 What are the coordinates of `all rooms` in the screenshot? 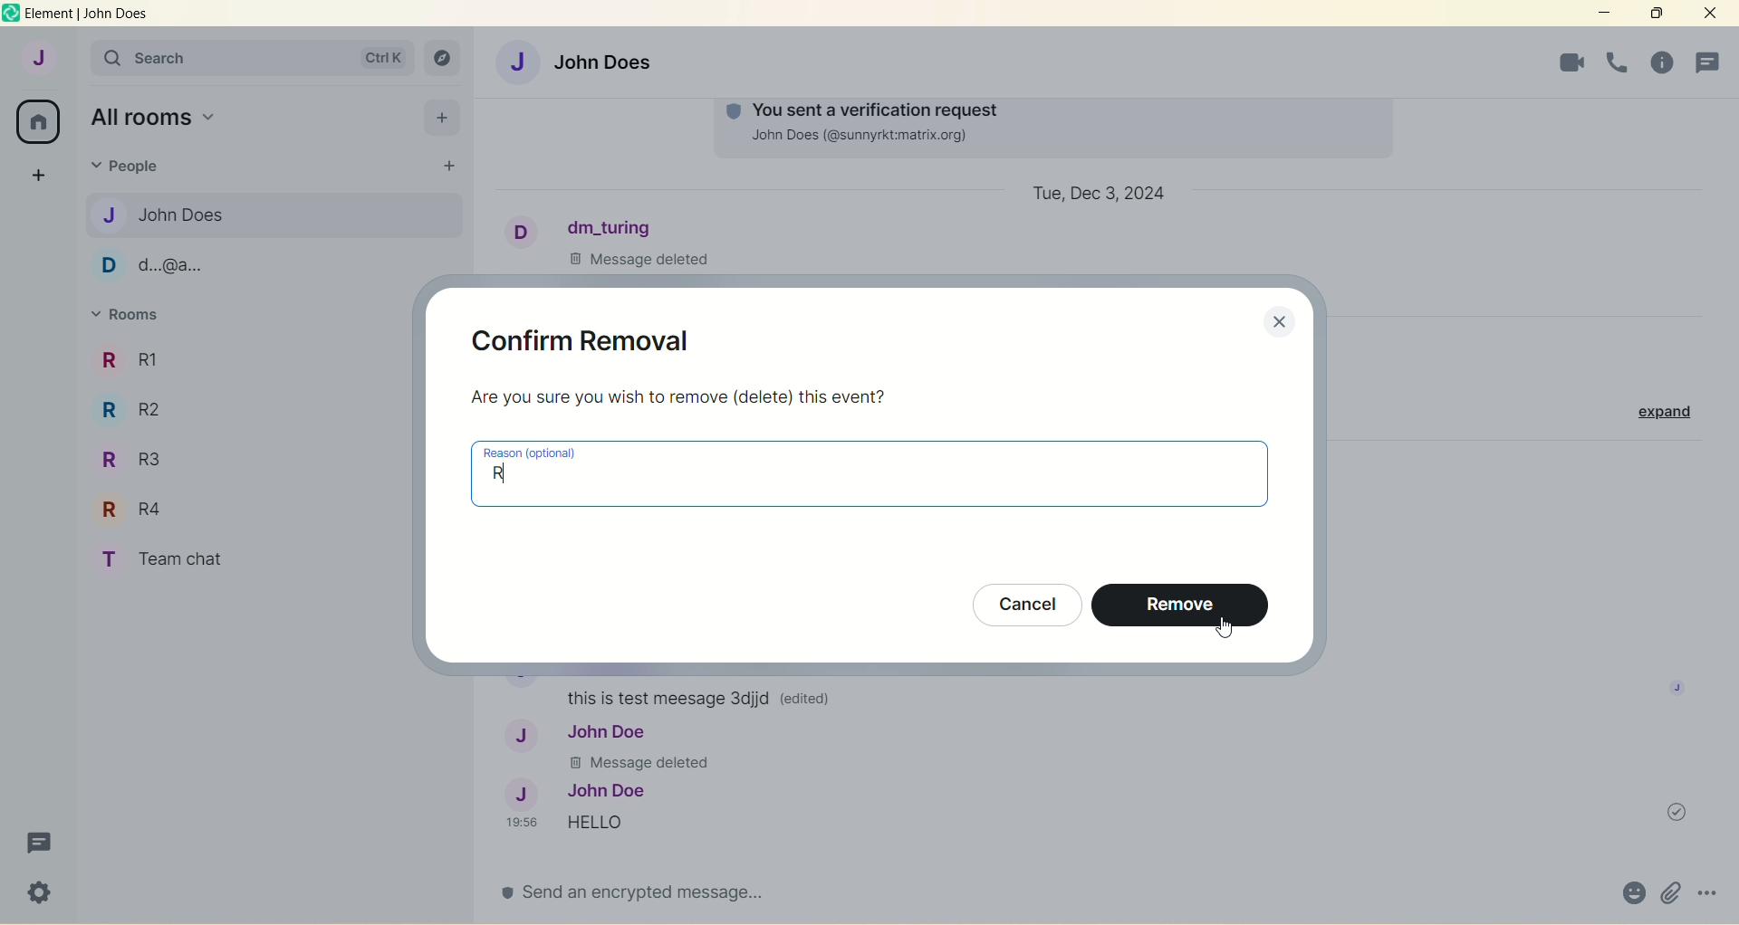 It's located at (40, 120).